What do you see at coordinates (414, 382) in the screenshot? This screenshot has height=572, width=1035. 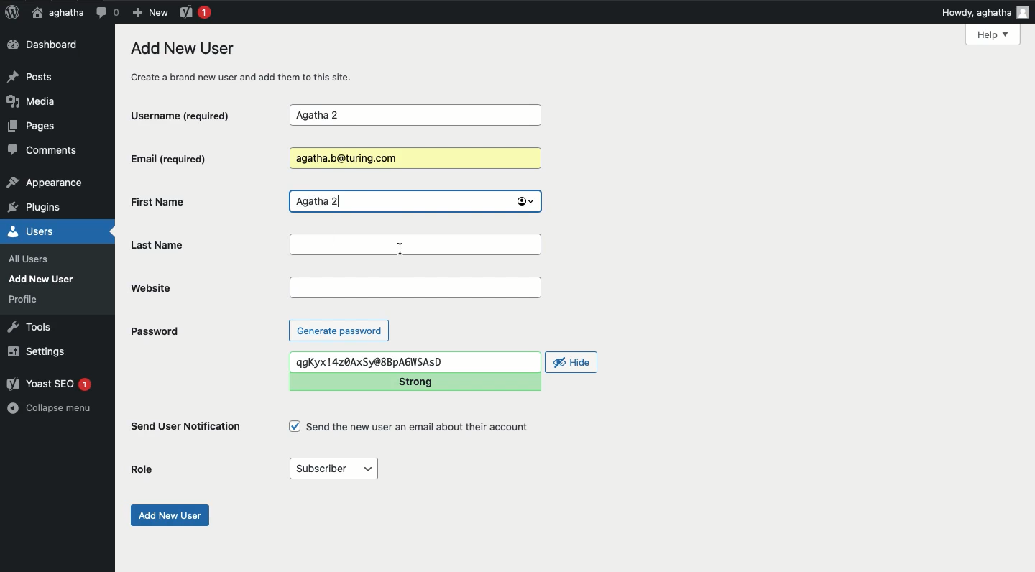 I see `Strong` at bounding box center [414, 382].